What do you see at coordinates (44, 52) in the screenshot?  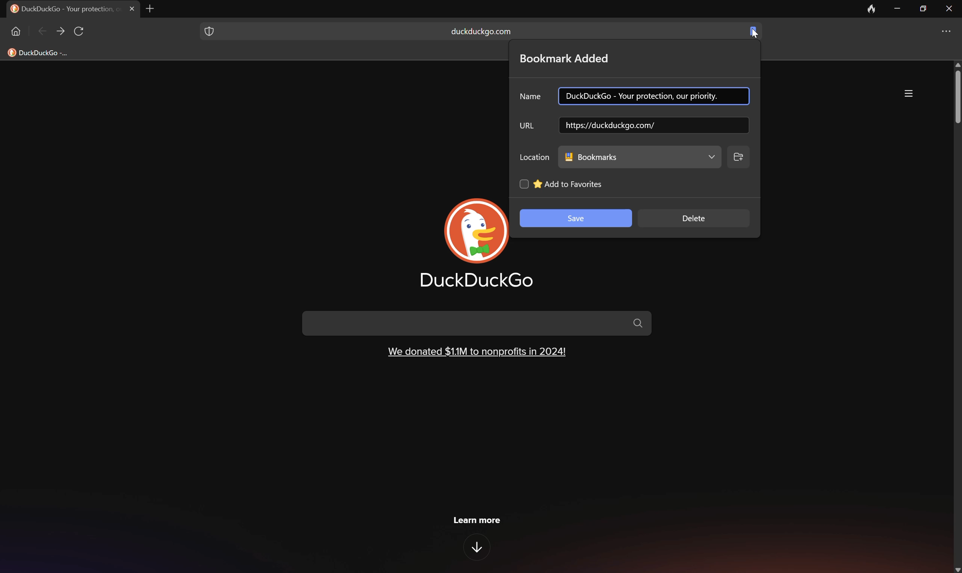 I see `Import Bookmarks` at bounding box center [44, 52].